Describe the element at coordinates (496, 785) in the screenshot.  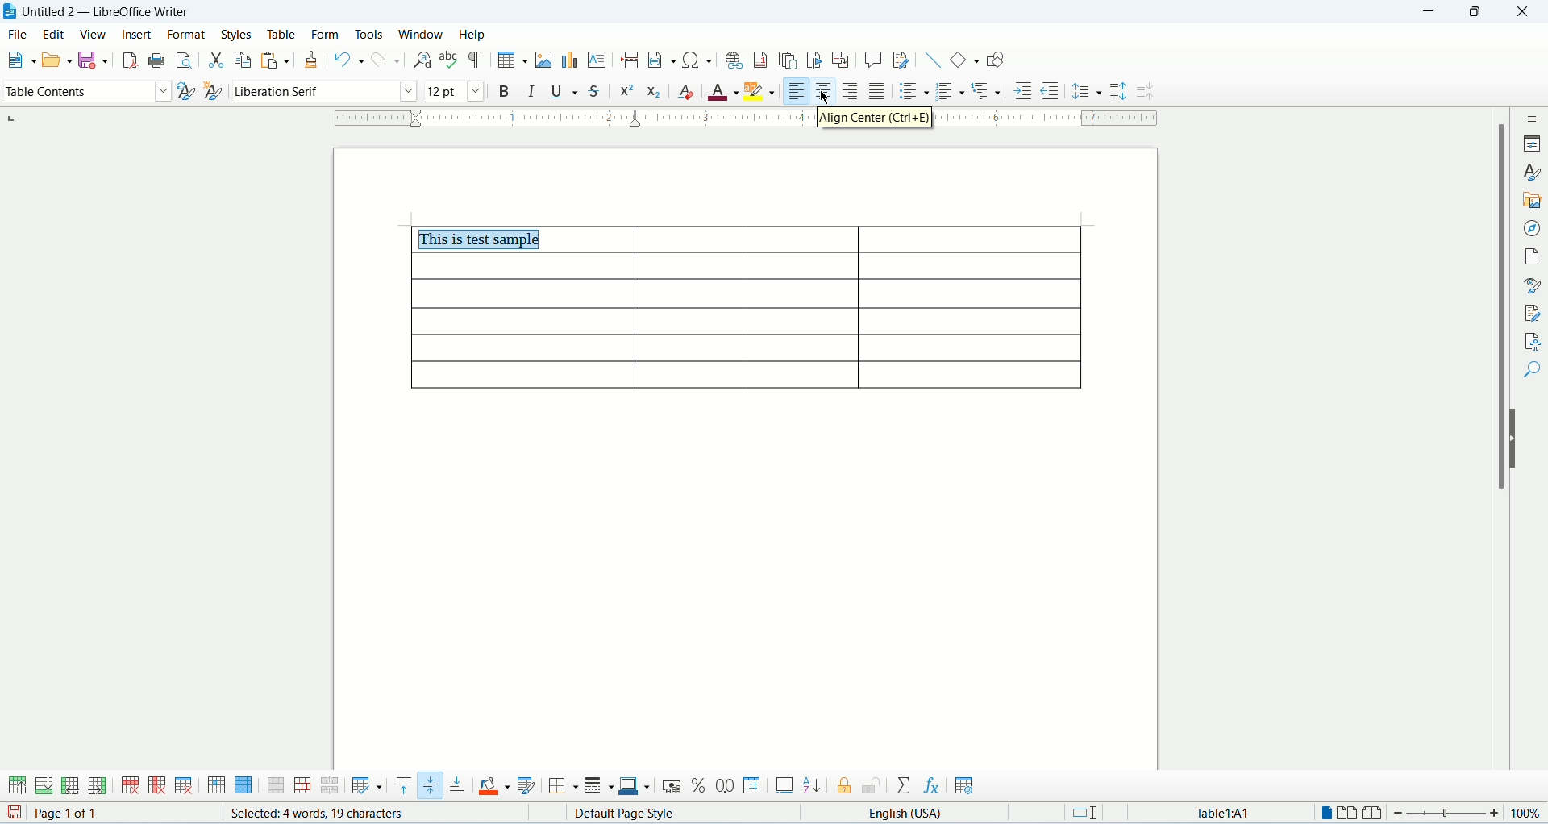
I see `cell background color` at that location.